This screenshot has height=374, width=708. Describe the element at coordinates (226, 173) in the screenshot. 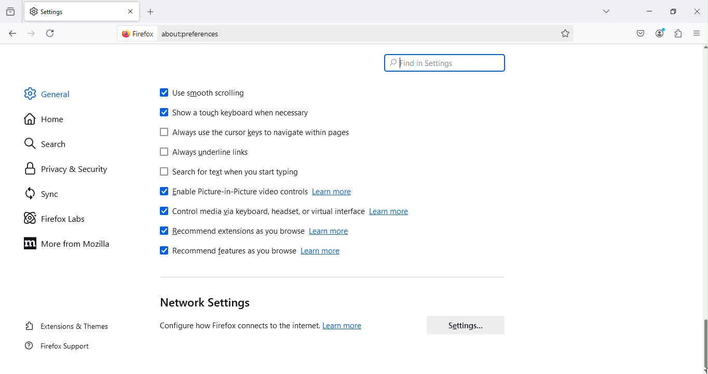

I see `Search for text when you start typing` at that location.